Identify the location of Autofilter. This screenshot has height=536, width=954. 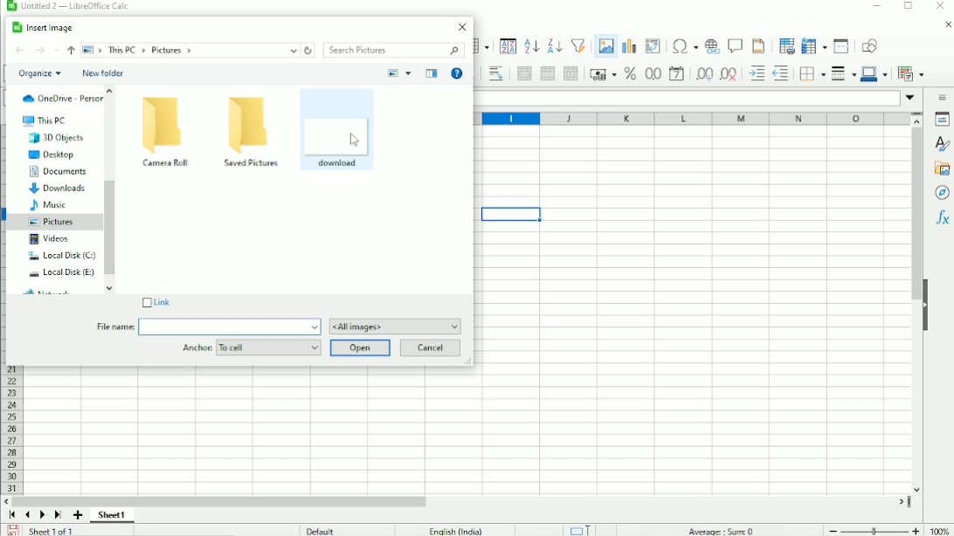
(577, 45).